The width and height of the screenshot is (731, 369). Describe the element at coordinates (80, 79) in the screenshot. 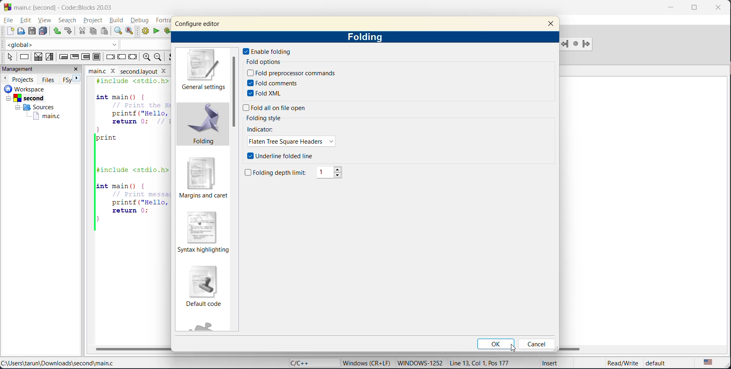

I see `next` at that location.